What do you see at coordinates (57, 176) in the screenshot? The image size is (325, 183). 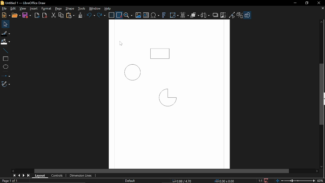 I see `COntrols` at bounding box center [57, 176].